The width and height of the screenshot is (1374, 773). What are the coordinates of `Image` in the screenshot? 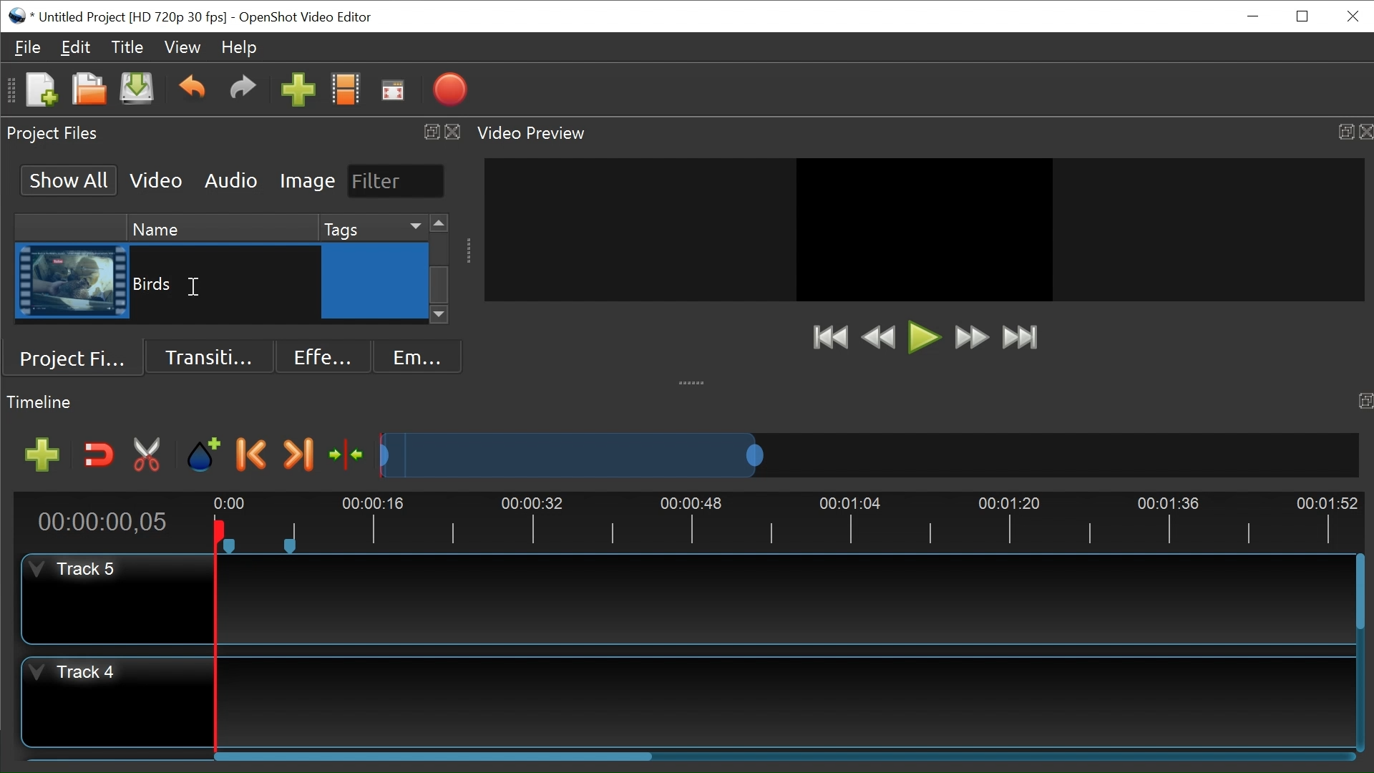 It's located at (308, 182).